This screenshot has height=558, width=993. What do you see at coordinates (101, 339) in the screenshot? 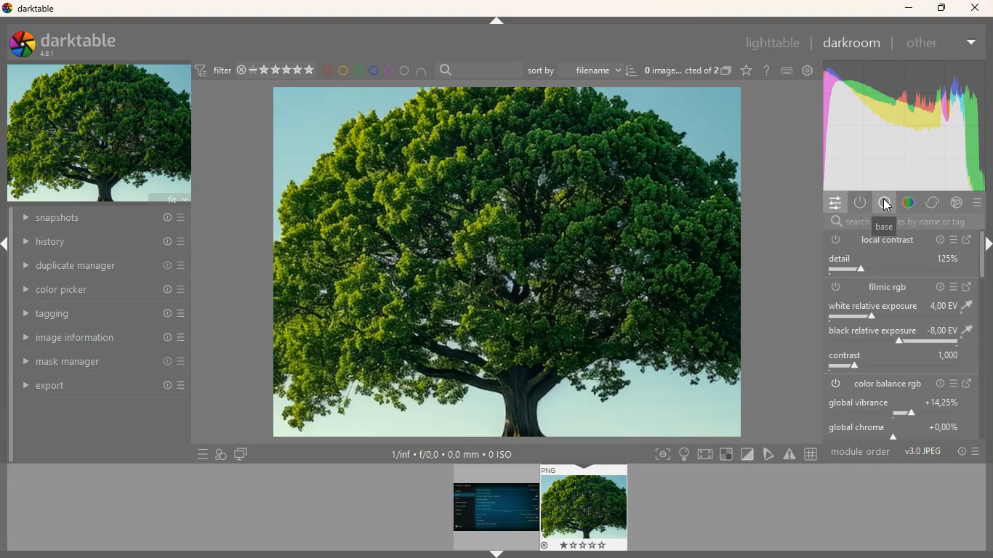
I see `image information` at bounding box center [101, 339].